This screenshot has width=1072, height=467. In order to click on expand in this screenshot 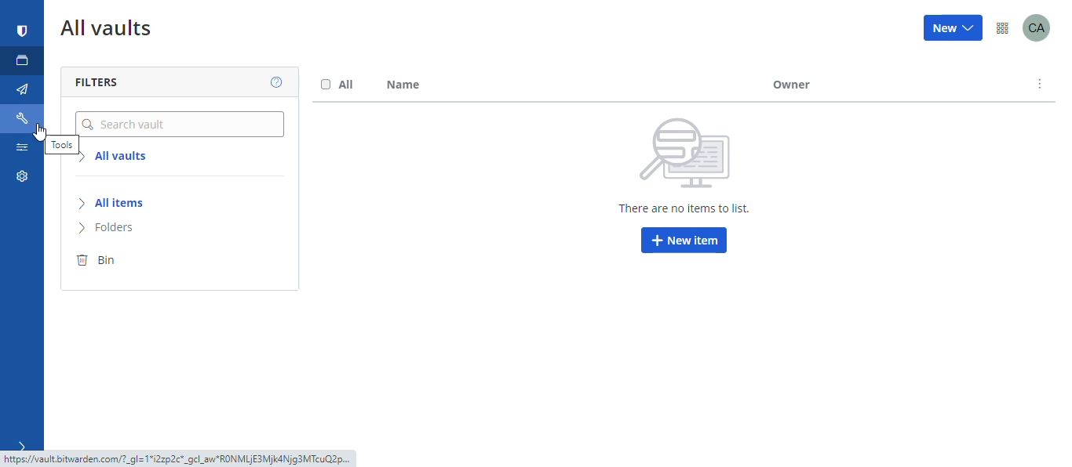, I will do `click(20, 445)`.